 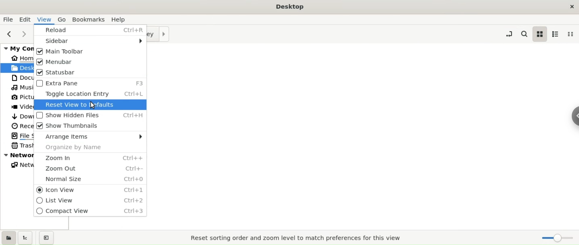 What do you see at coordinates (94, 105) in the screenshot?
I see `cursor` at bounding box center [94, 105].